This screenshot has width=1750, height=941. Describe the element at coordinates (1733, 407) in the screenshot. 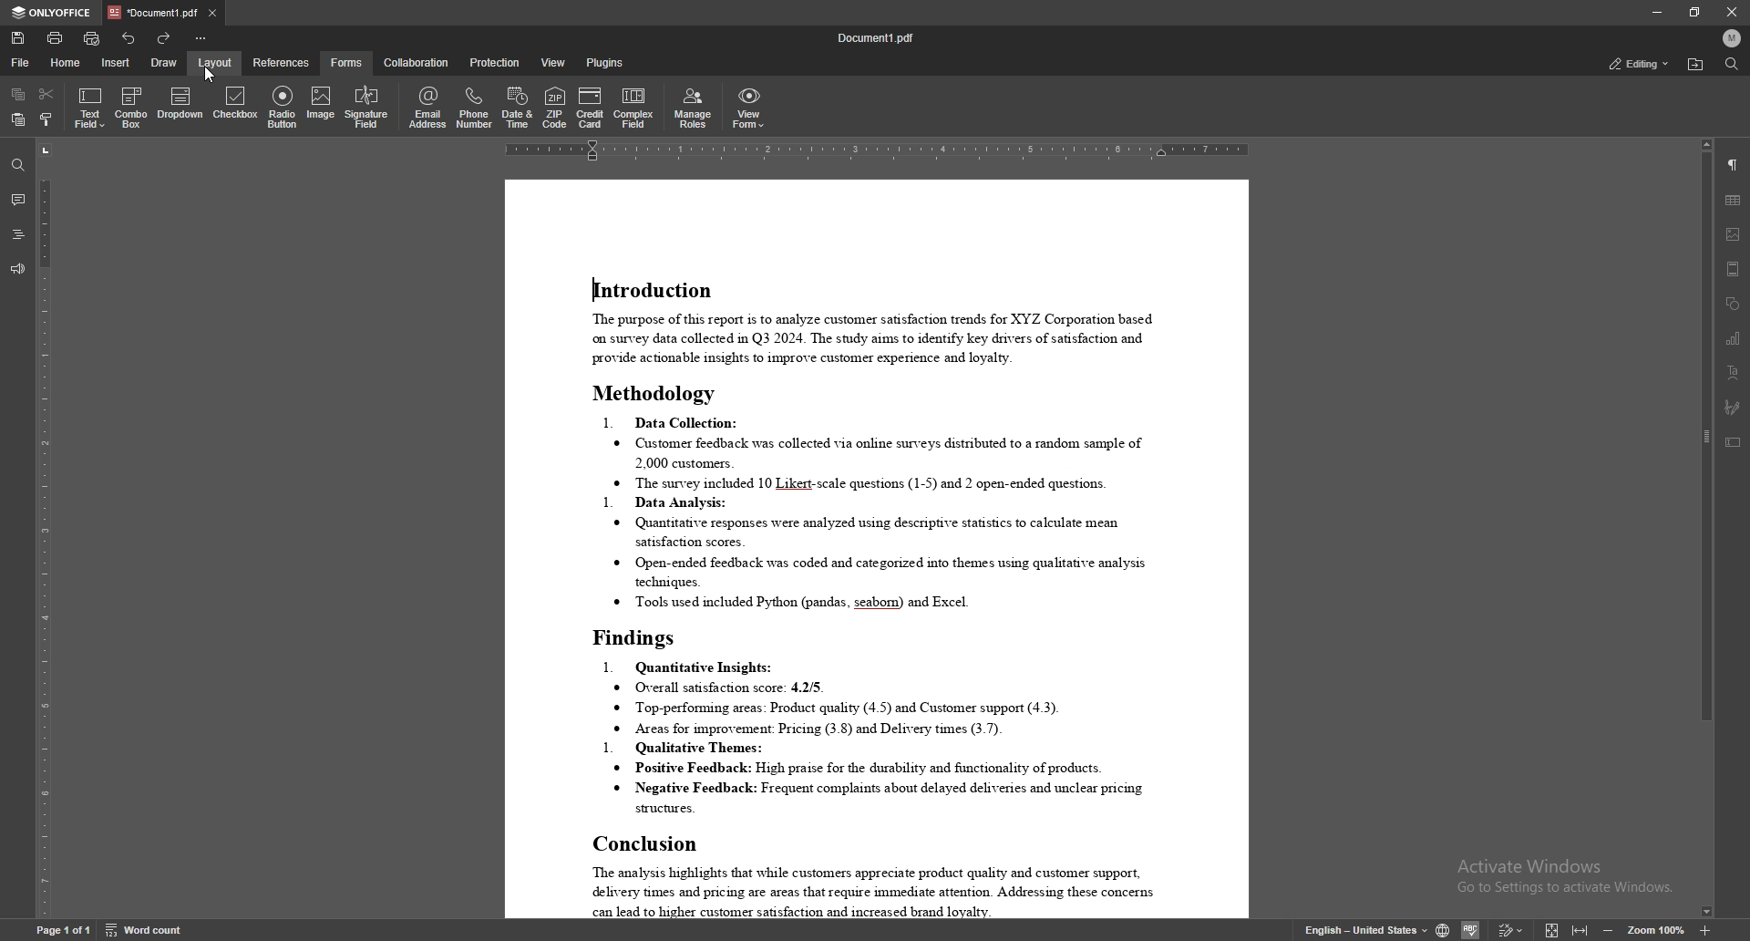

I see `signature field` at that location.